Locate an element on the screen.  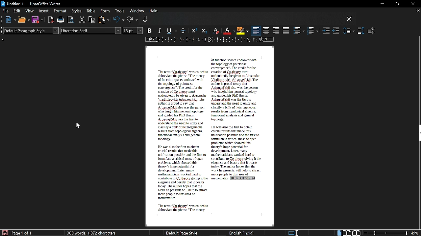
Open is located at coordinates (23, 20).